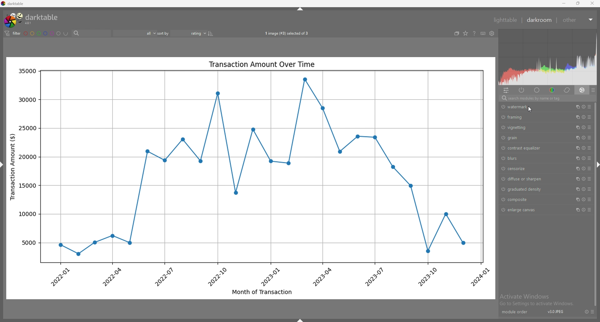 The image size is (600, 322). I want to click on multiple instances action, so click(577, 127).